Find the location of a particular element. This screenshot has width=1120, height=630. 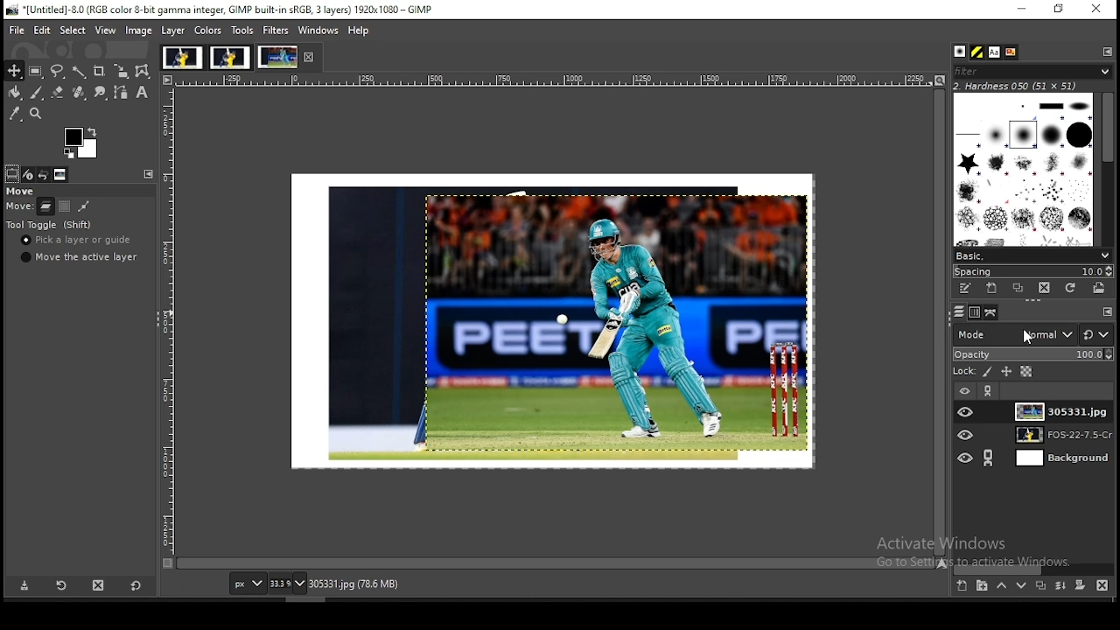

layers is located at coordinates (959, 312).